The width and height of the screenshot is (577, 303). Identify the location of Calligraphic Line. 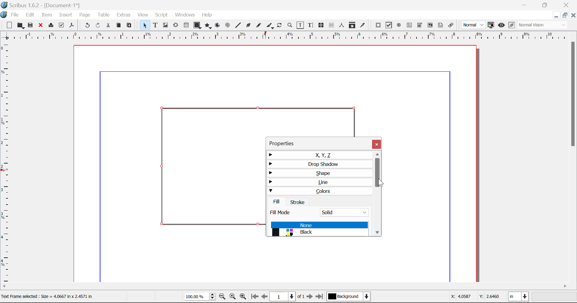
(269, 25).